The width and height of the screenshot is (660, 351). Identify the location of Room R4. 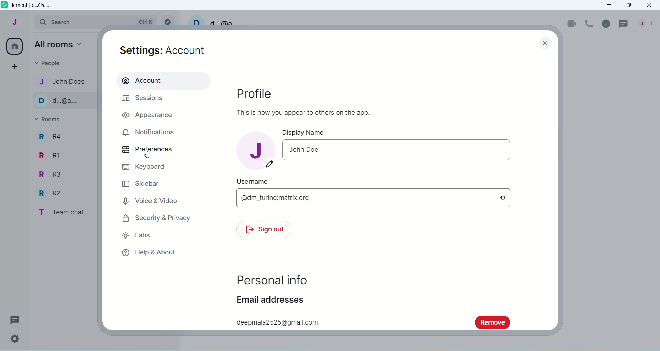
(49, 139).